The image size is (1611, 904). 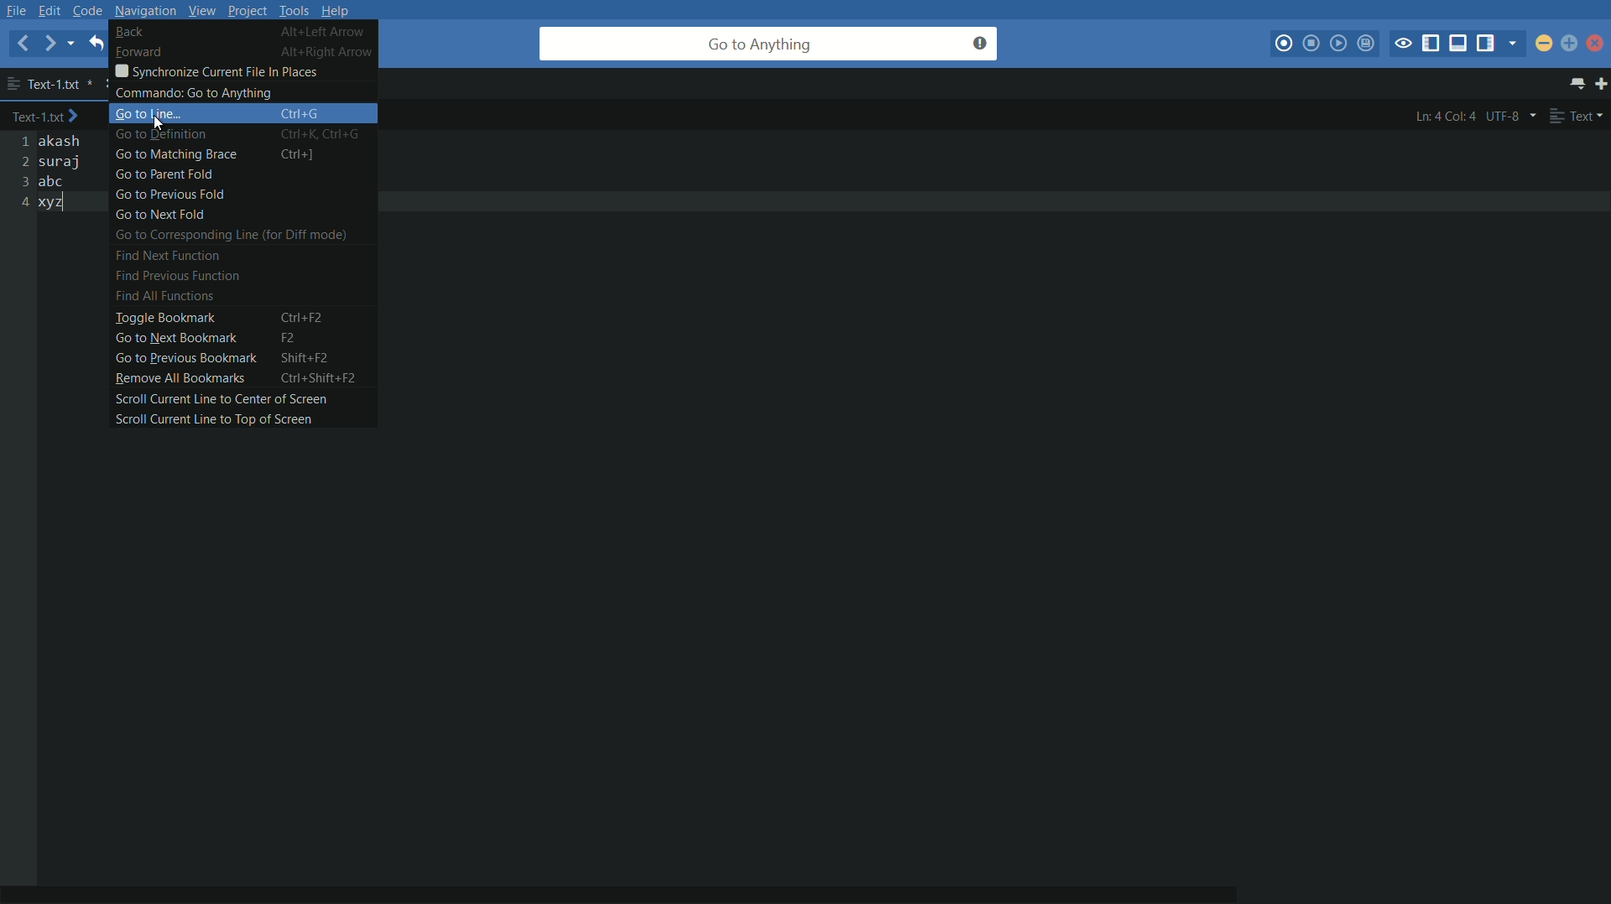 I want to click on go to next bookmark, so click(x=175, y=339).